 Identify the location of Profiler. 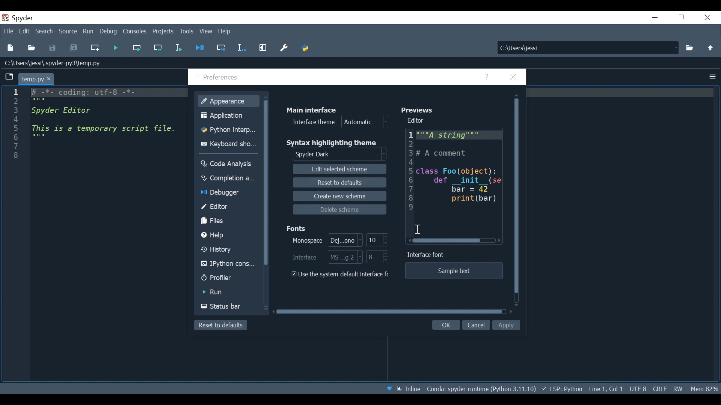
(228, 278).